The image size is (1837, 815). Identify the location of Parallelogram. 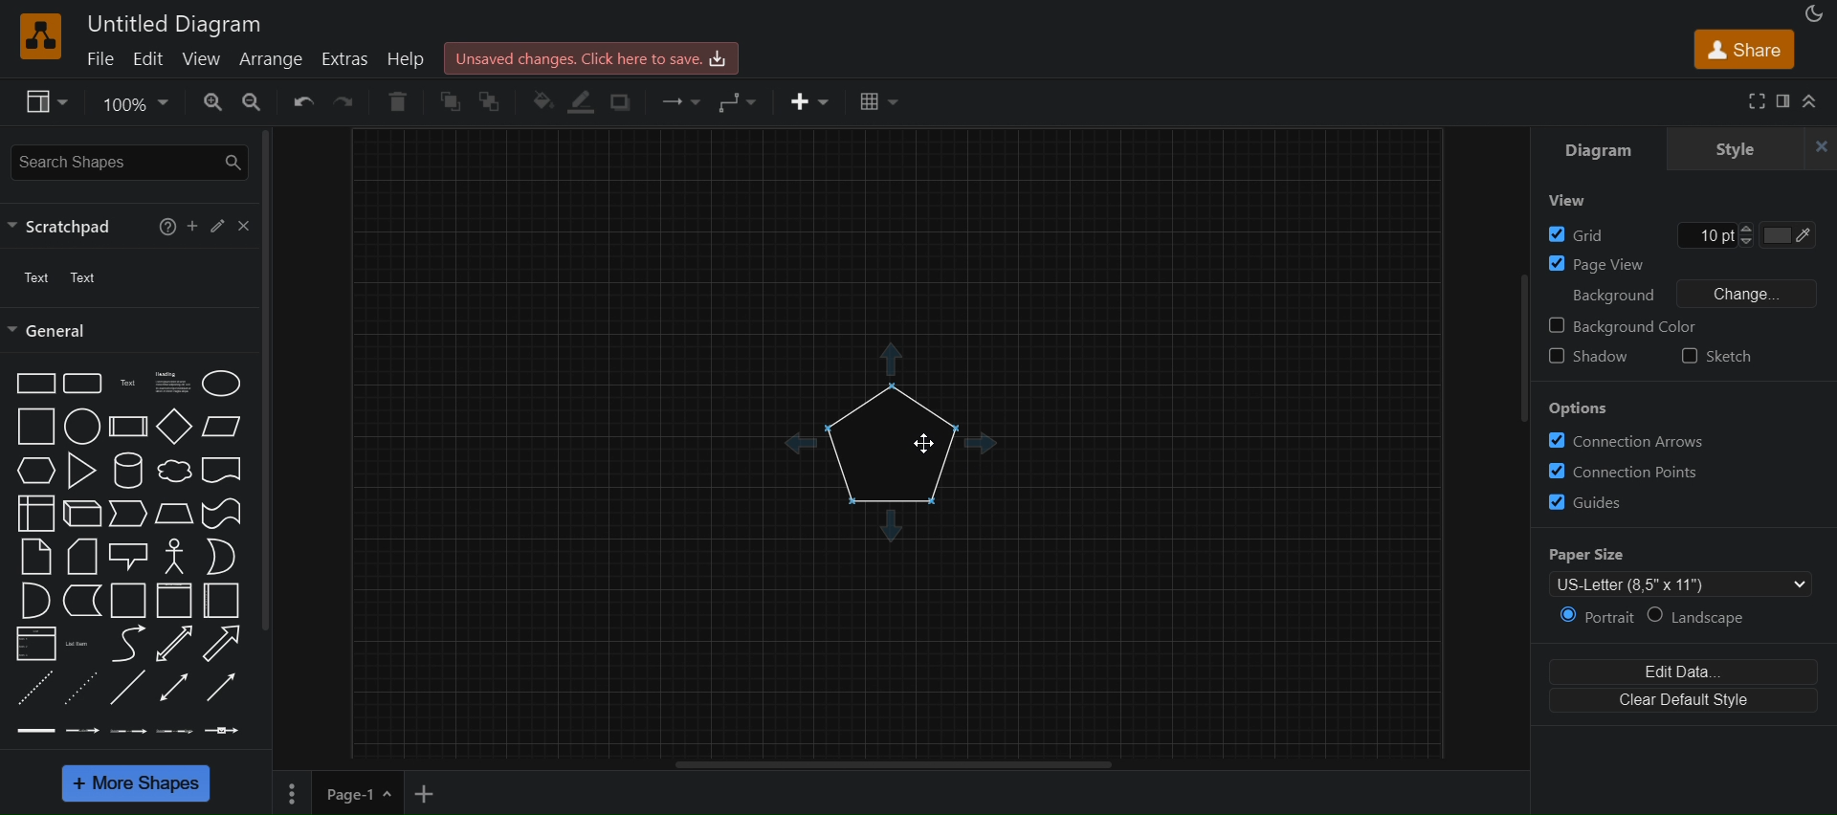
(221, 427).